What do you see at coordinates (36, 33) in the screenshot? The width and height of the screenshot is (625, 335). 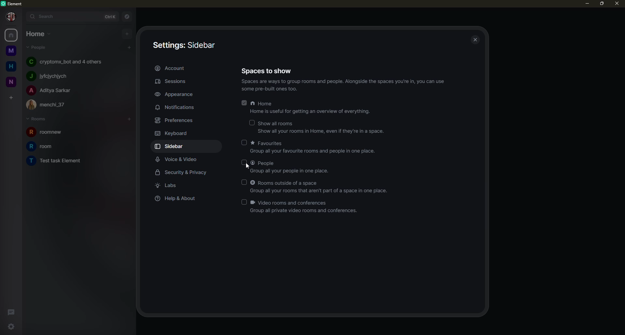 I see `home` at bounding box center [36, 33].